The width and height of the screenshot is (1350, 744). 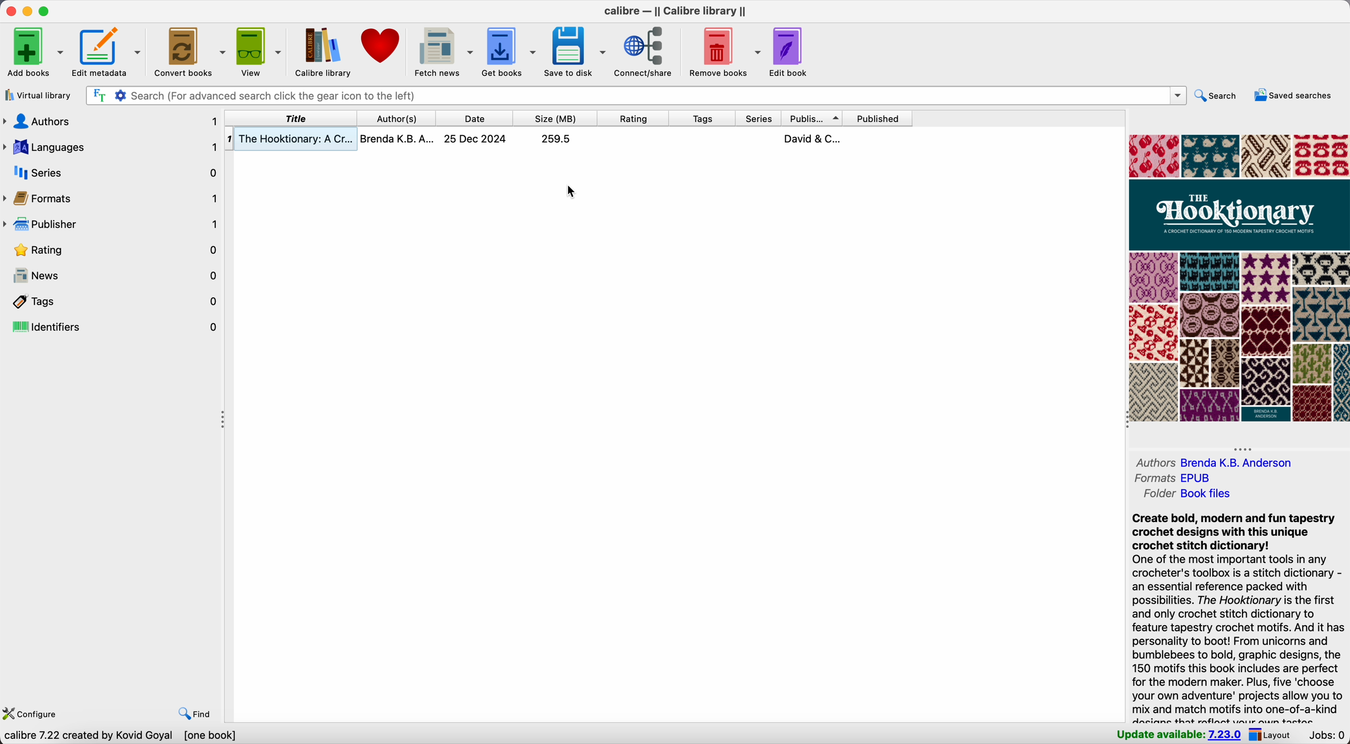 I want to click on find, so click(x=190, y=712).